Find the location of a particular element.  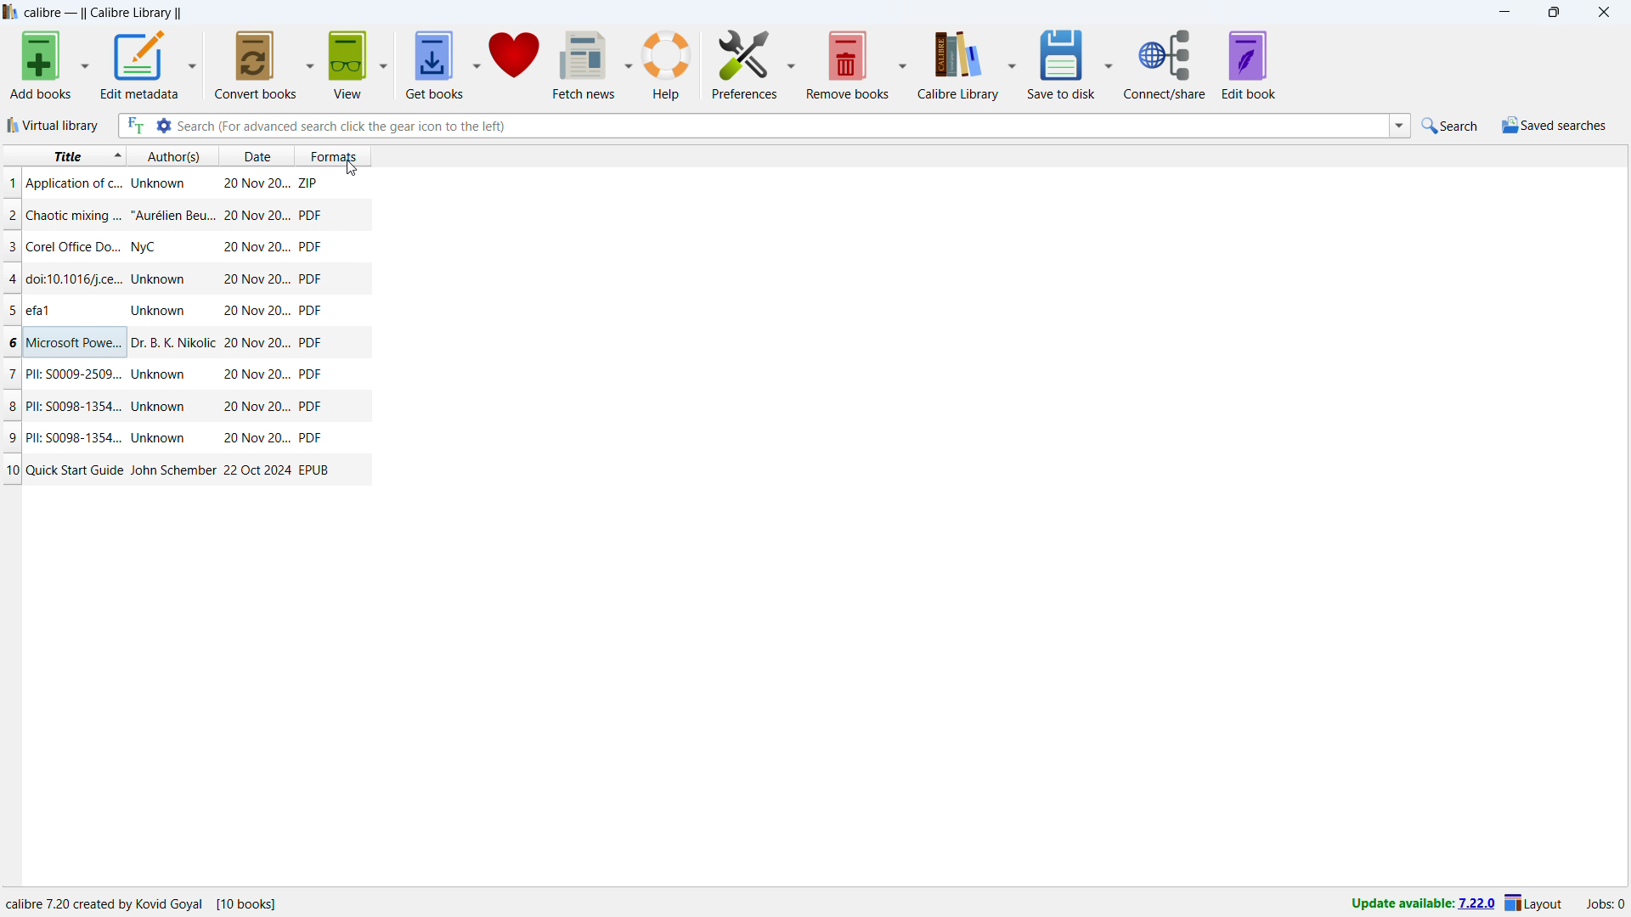

add books options is located at coordinates (87, 64).